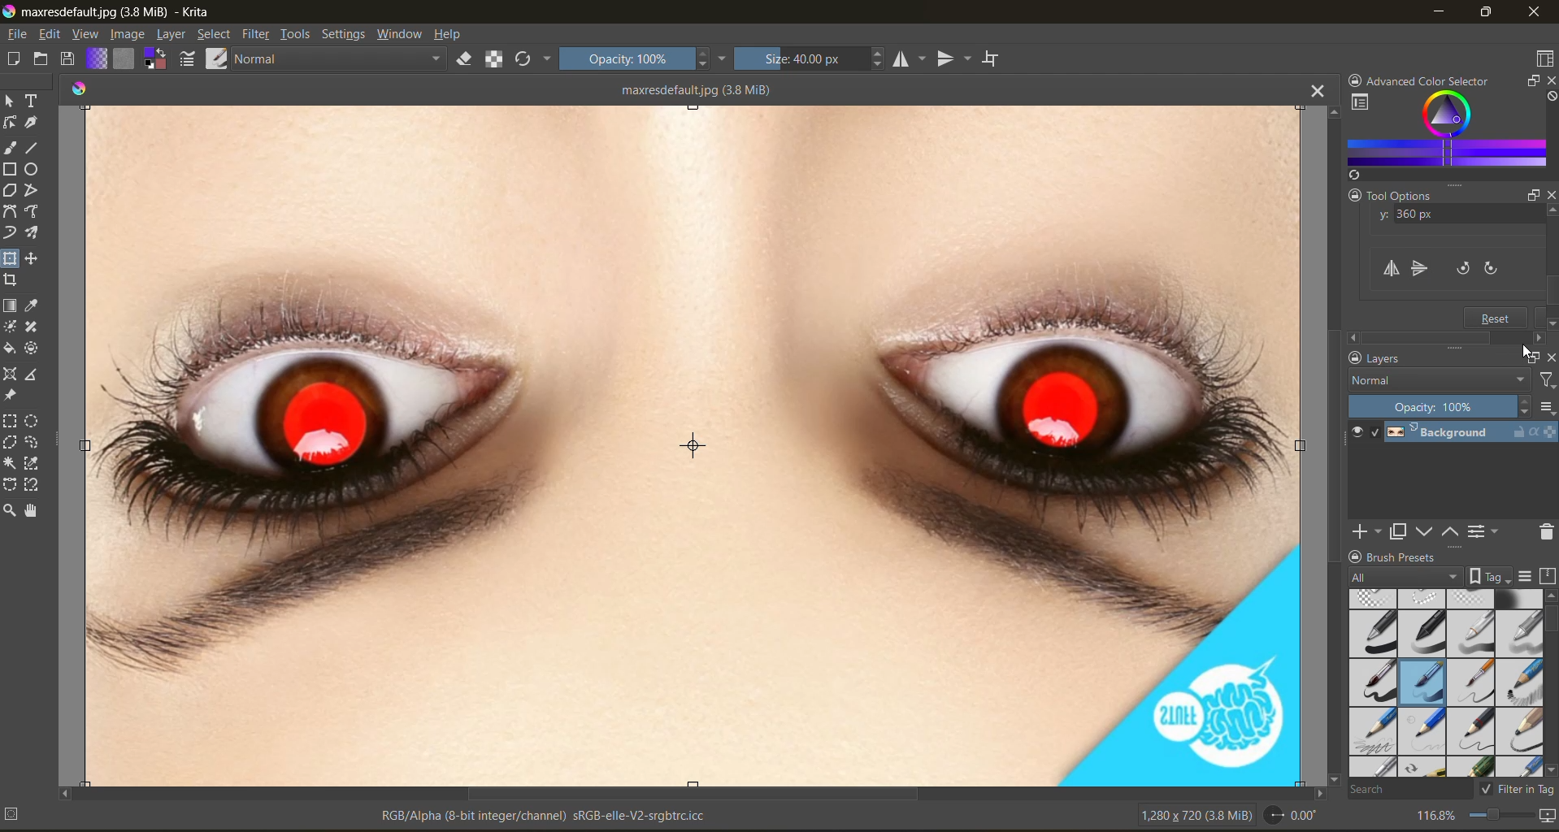 The height and width of the screenshot is (832, 1559). What do you see at coordinates (1444, 336) in the screenshot?
I see `scrollbar` at bounding box center [1444, 336].